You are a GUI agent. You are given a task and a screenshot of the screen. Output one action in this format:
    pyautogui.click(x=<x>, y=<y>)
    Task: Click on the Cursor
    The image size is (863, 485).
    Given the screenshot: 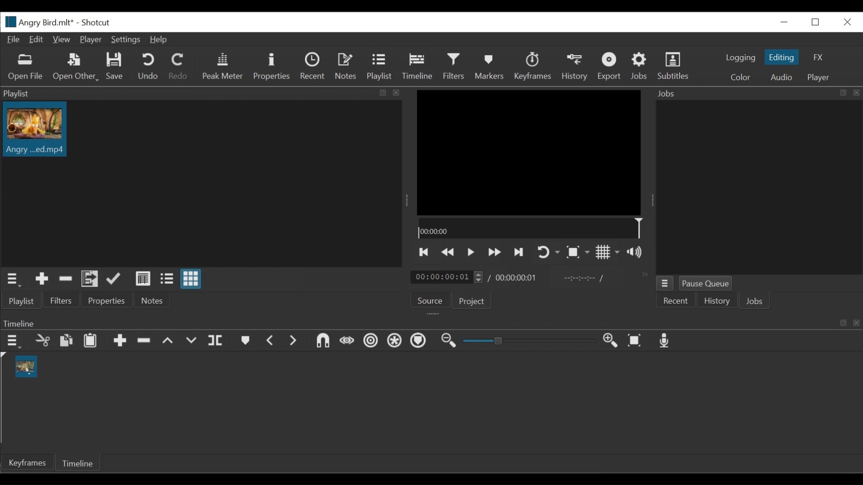 What is the action you would take?
    pyautogui.click(x=418, y=69)
    